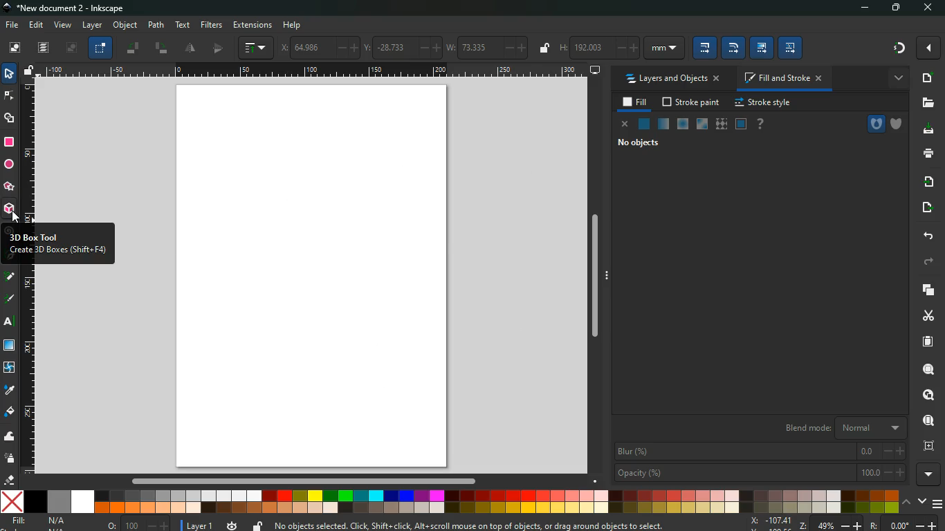 The height and width of the screenshot is (531, 945). What do you see at coordinates (759, 472) in the screenshot?
I see `opacity` at bounding box center [759, 472].